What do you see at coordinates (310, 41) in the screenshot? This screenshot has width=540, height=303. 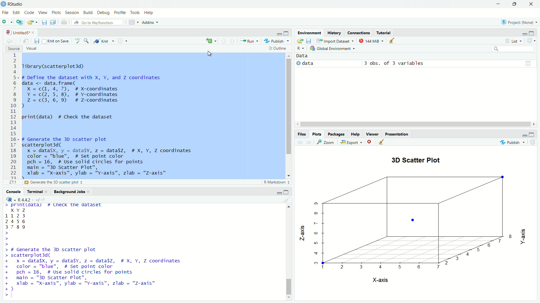 I see `save workspace as` at bounding box center [310, 41].